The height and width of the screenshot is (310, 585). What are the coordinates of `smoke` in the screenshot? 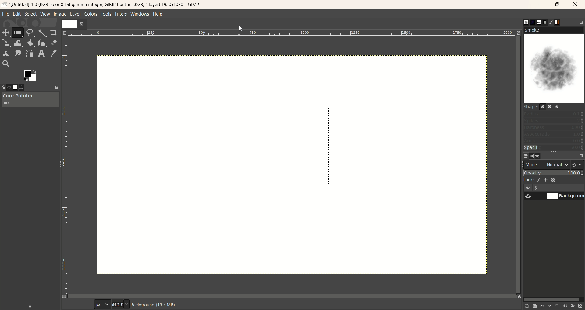 It's located at (554, 65).